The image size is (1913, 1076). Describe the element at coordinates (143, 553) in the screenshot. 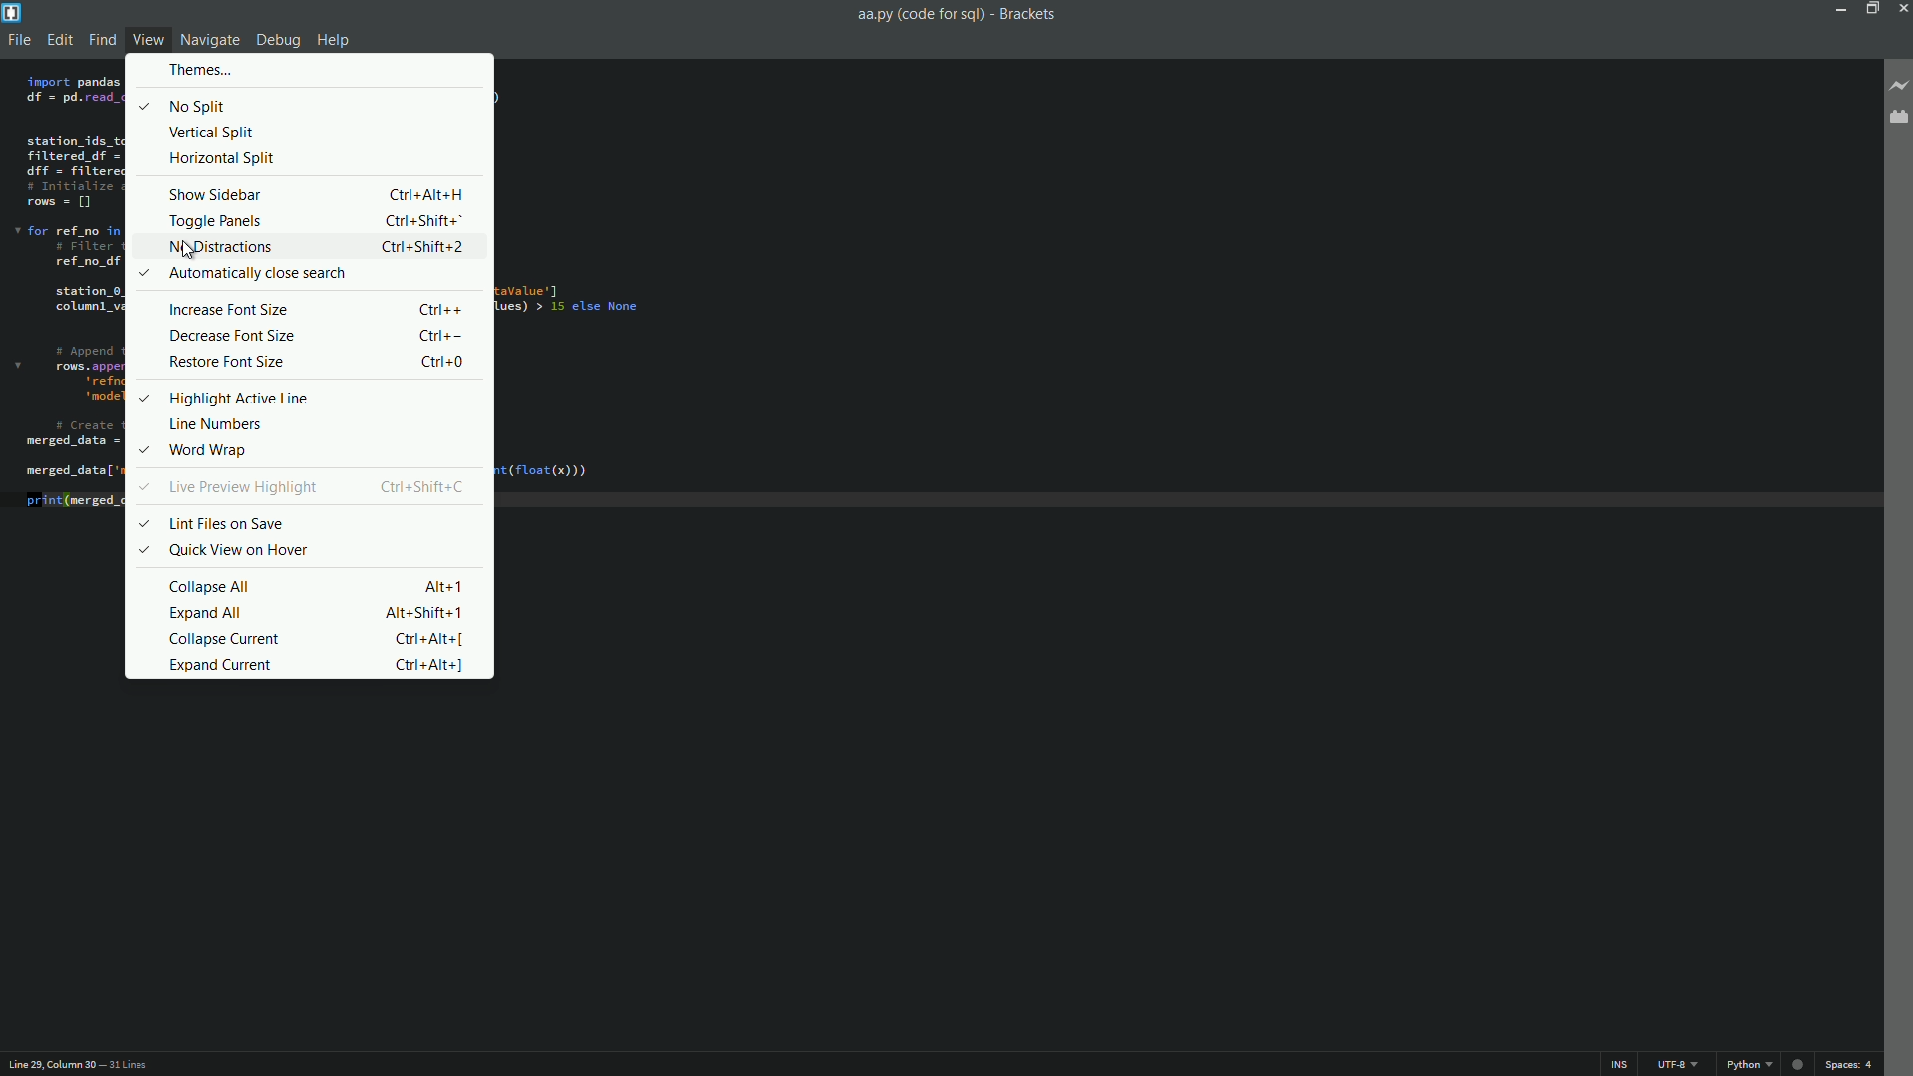

I see `Select` at that location.